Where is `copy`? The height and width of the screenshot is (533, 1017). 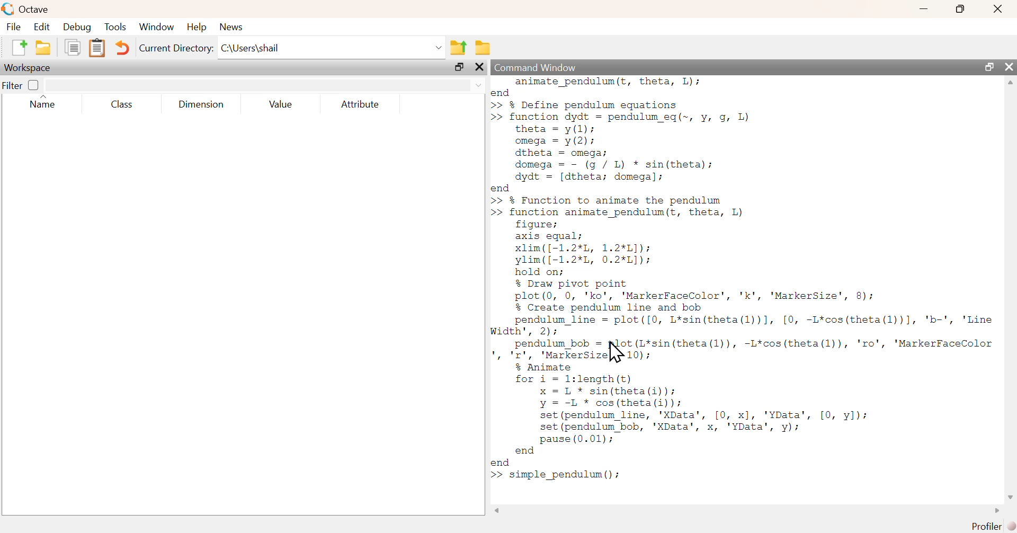 copy is located at coordinates (75, 47).